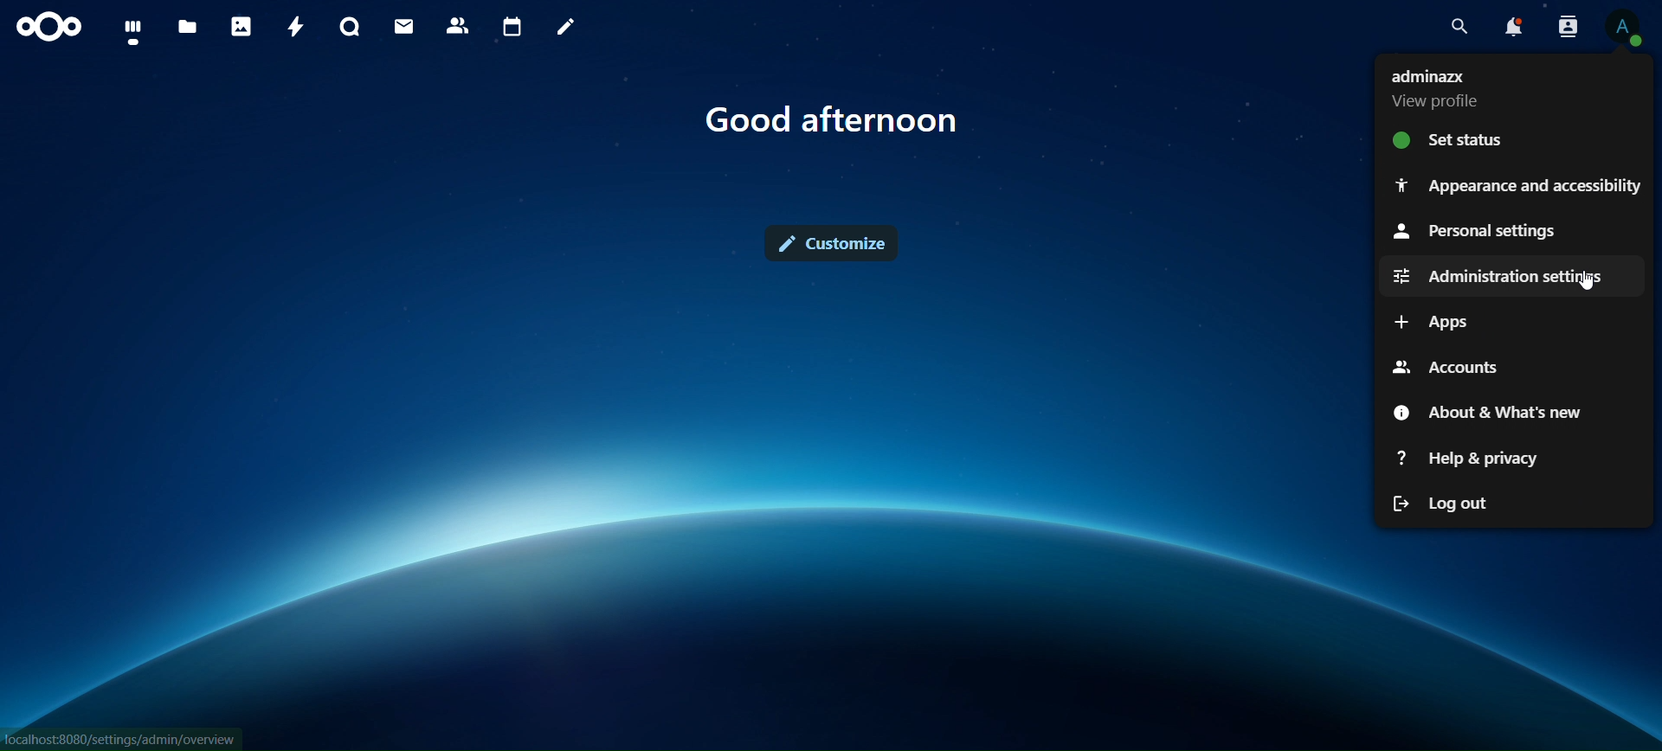  Describe the element at coordinates (1451, 86) in the screenshot. I see `view profile` at that location.